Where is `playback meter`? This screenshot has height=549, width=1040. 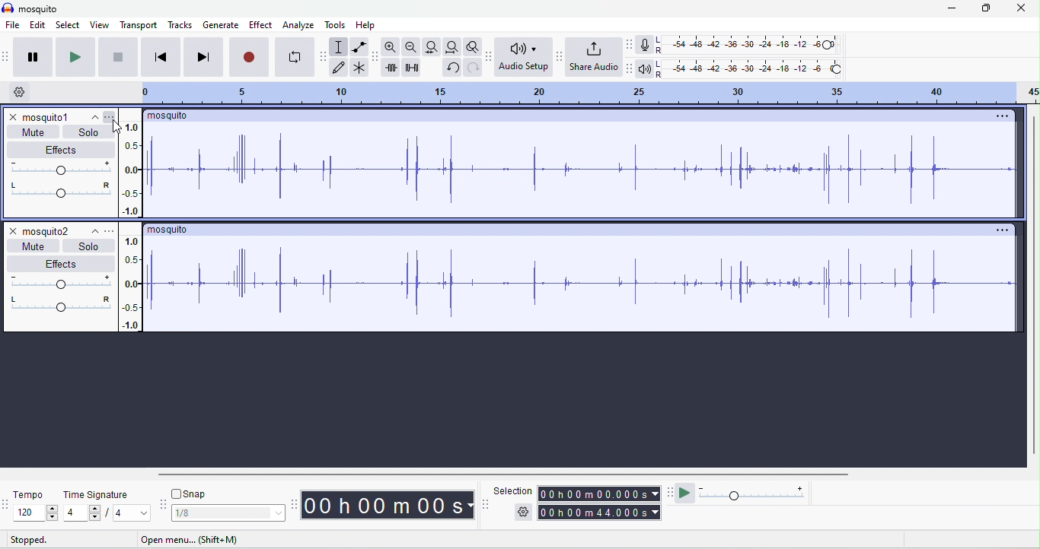
playback meter is located at coordinates (643, 69).